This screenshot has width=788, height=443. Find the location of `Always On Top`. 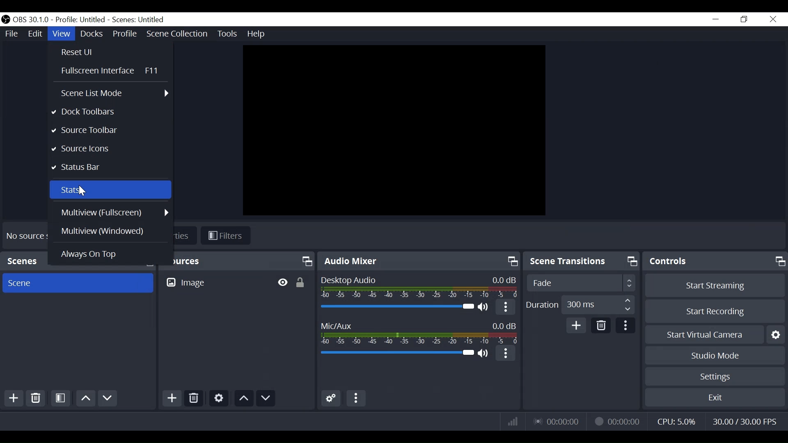

Always On Top is located at coordinates (113, 254).